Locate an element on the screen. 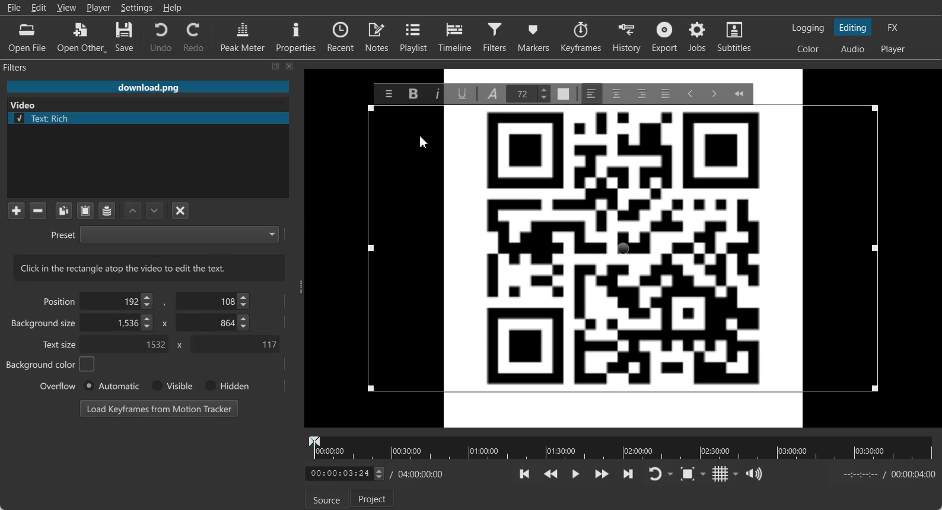 The height and width of the screenshot is (510, 942). Drop down box is located at coordinates (672, 474).